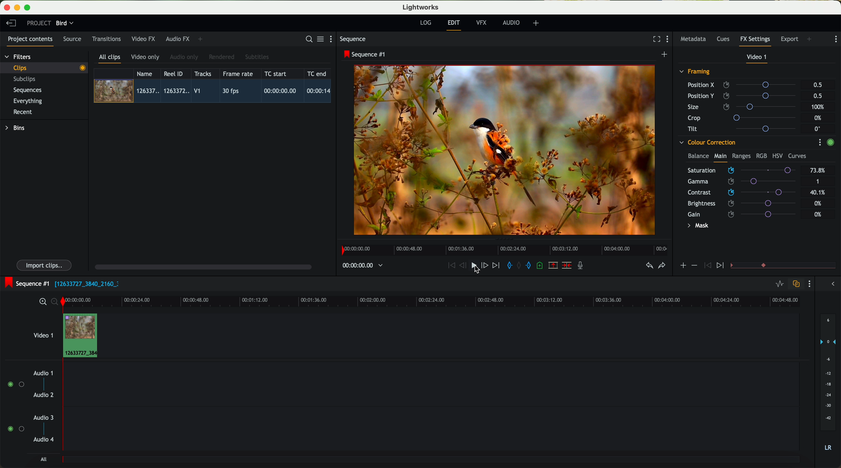 The height and width of the screenshot is (468, 841). What do you see at coordinates (83, 336) in the screenshot?
I see `drag video to video track 1` at bounding box center [83, 336].